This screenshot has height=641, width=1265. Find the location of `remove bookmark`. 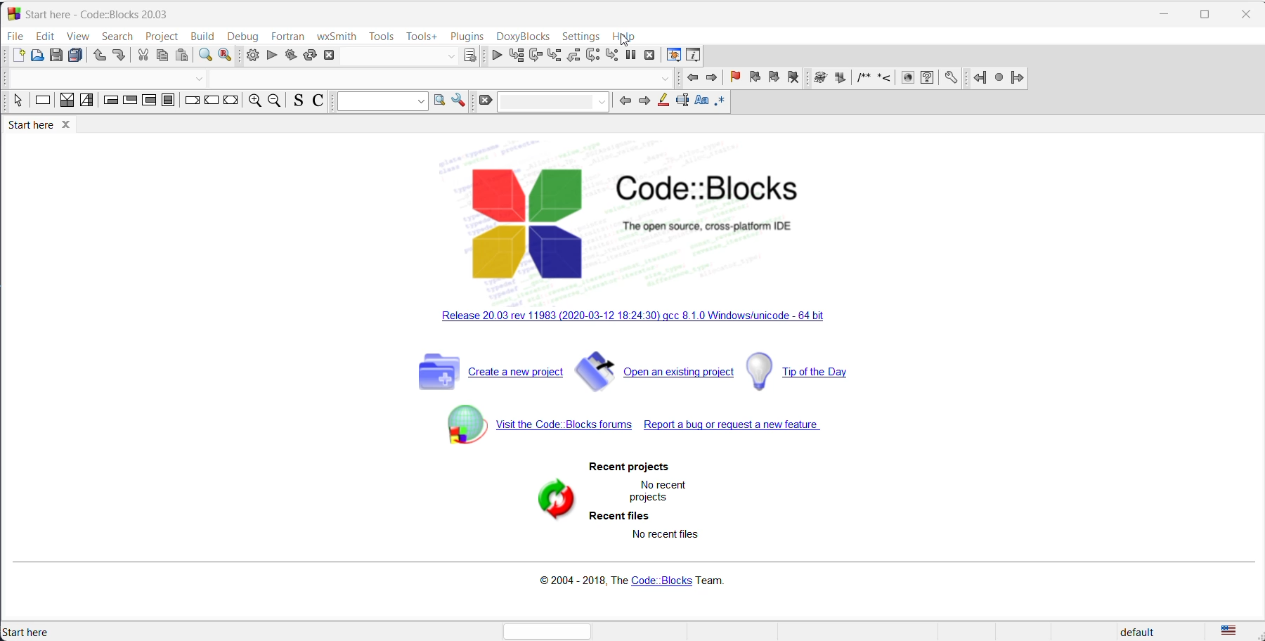

remove bookmark is located at coordinates (795, 79).